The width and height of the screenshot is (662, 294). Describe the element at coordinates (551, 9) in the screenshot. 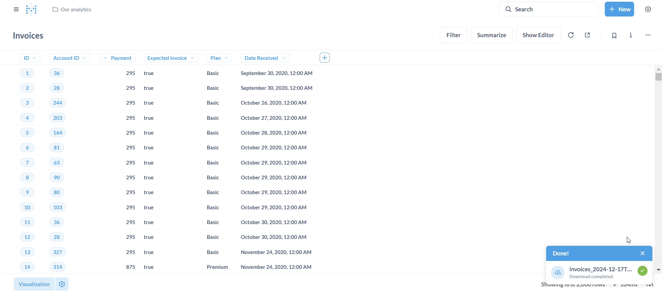

I see `search` at that location.